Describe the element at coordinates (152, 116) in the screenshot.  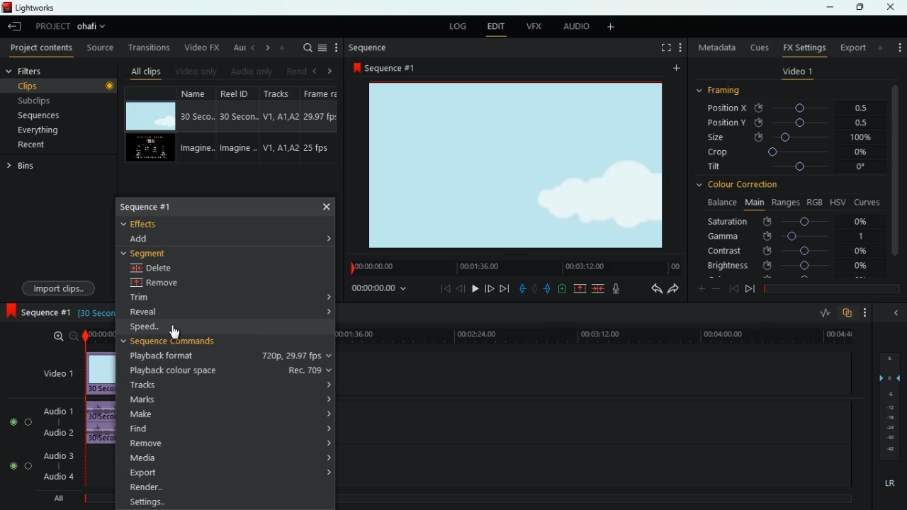
I see `video` at that location.